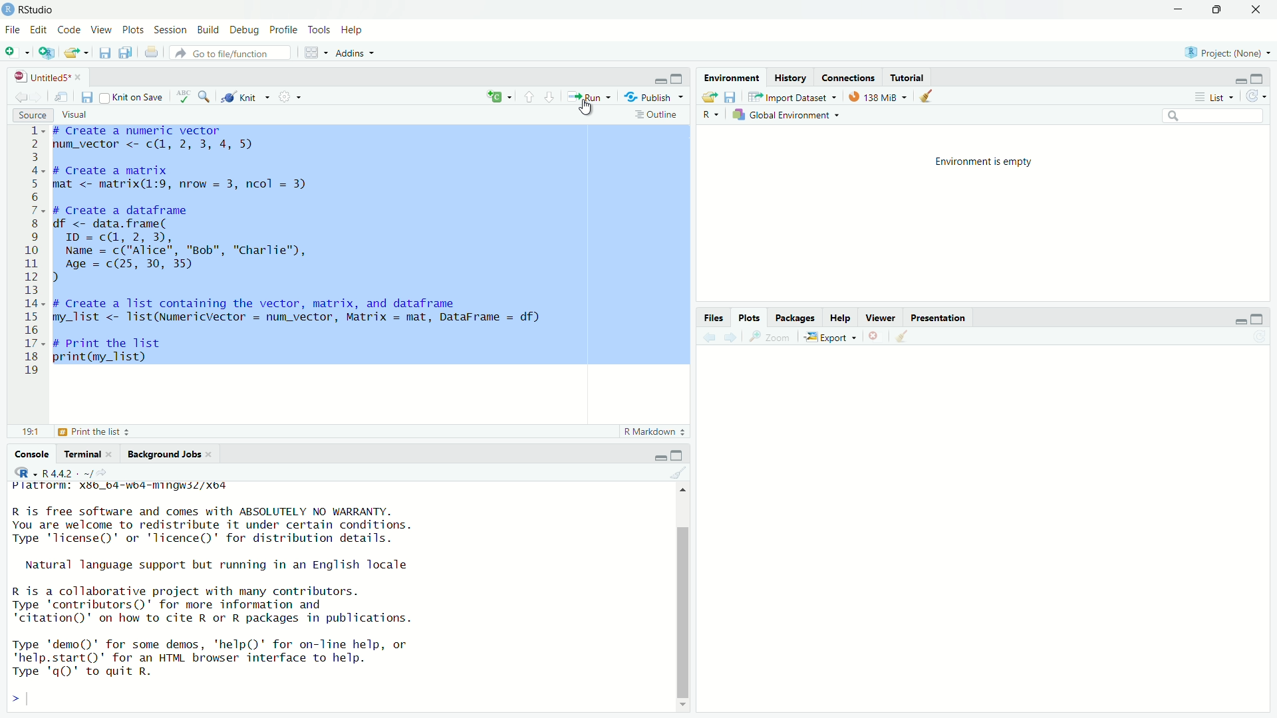 The height and width of the screenshot is (718, 1277). Describe the element at coordinates (17, 55) in the screenshot. I see `add` at that location.